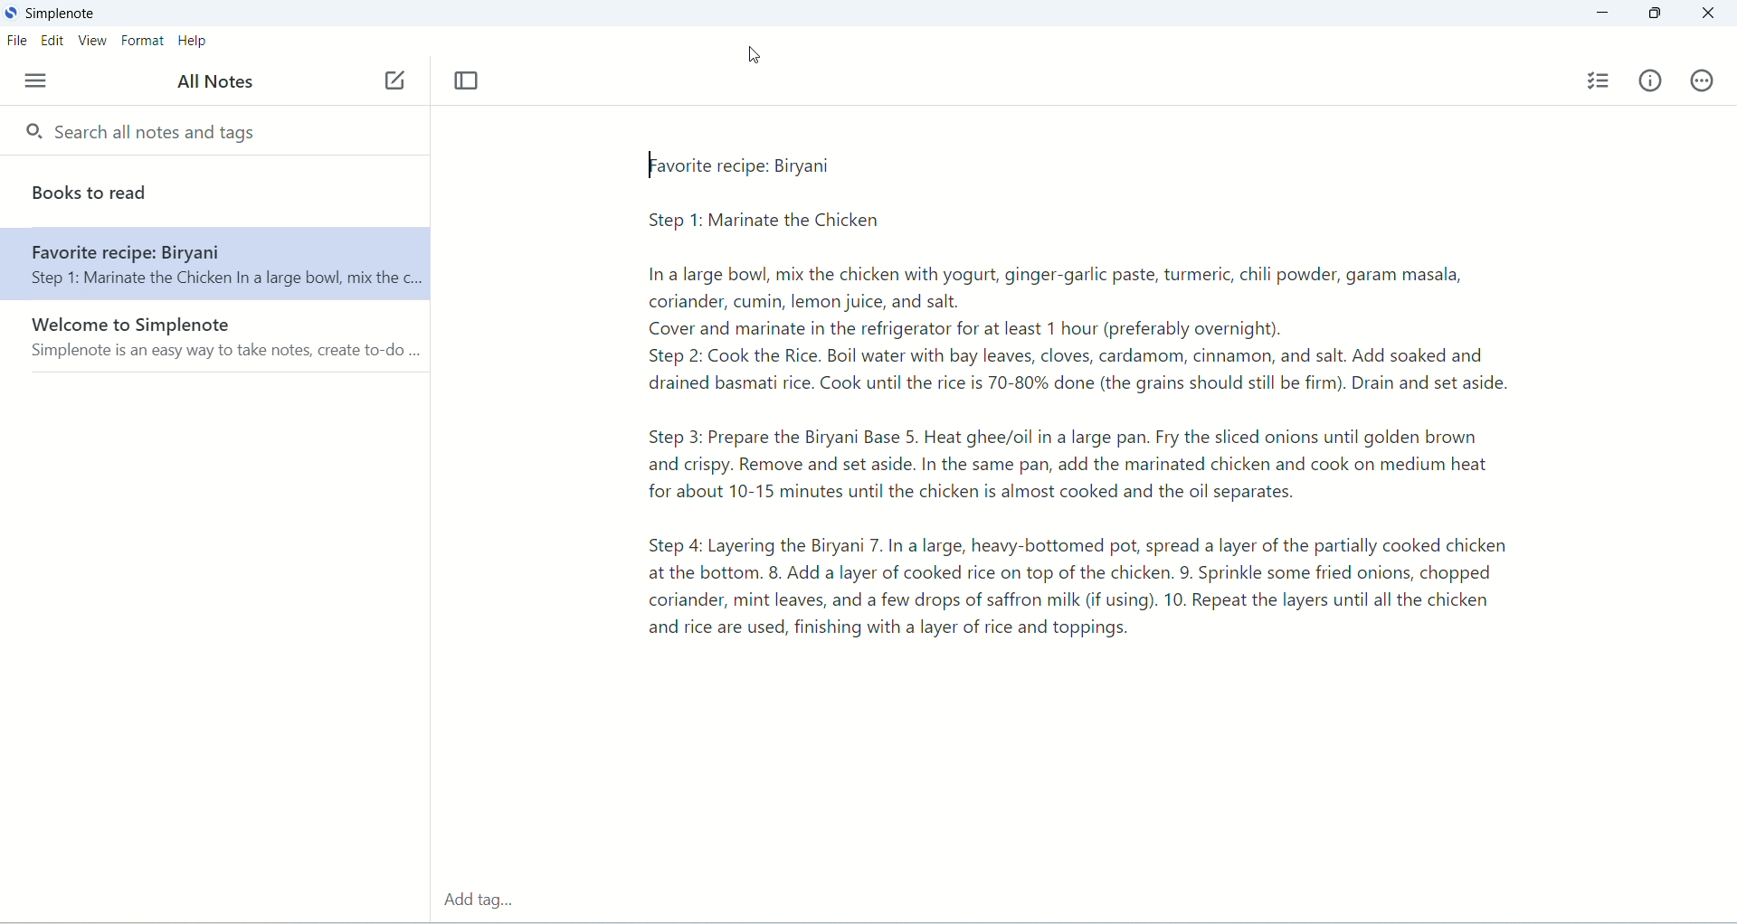  What do you see at coordinates (215, 339) in the screenshot?
I see `welcome to simplenote` at bounding box center [215, 339].